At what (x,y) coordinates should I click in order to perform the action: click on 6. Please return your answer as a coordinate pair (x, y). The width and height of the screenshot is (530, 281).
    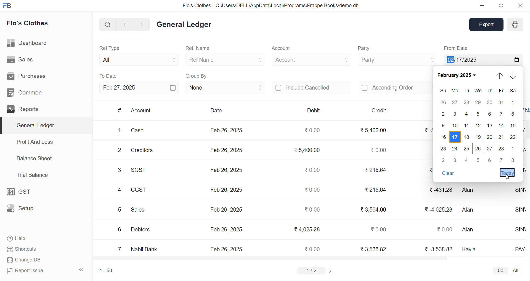
    Looking at the image, I should click on (489, 114).